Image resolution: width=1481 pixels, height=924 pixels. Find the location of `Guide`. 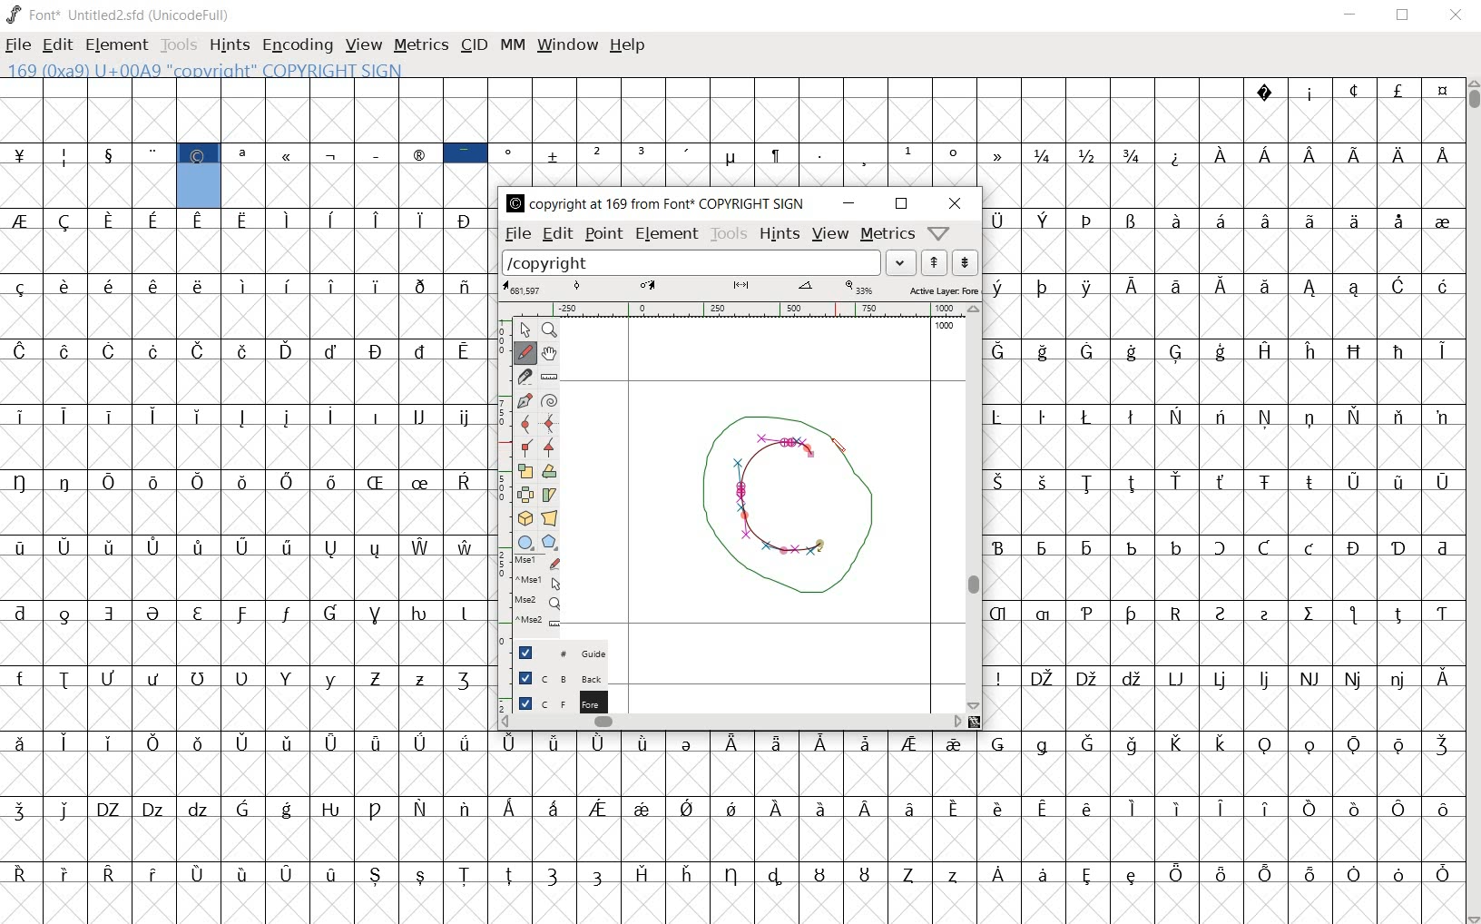

Guide is located at coordinates (554, 653).